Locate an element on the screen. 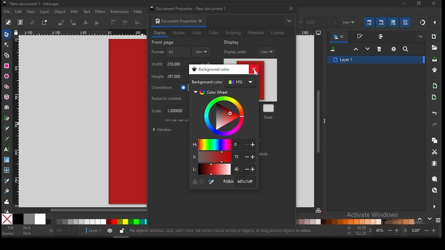 The height and width of the screenshot is (250, 445). display is located at coordinates (233, 42).